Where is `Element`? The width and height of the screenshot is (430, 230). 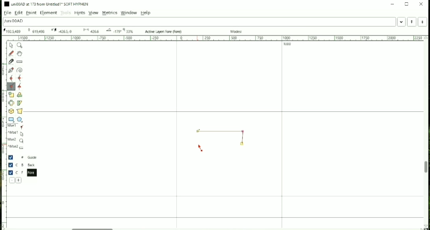
Element is located at coordinates (48, 13).